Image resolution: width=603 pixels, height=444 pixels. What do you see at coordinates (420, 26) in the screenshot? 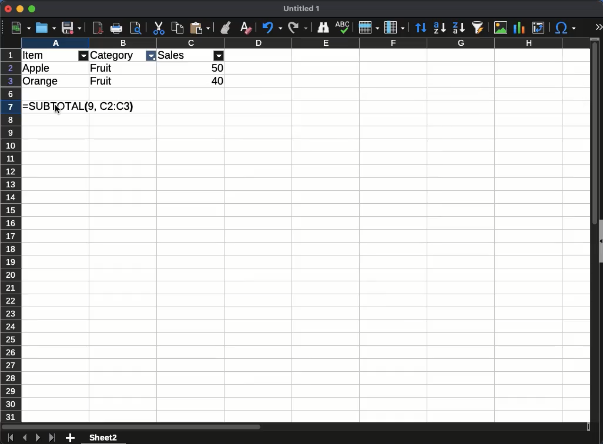
I see `sort` at bounding box center [420, 26].